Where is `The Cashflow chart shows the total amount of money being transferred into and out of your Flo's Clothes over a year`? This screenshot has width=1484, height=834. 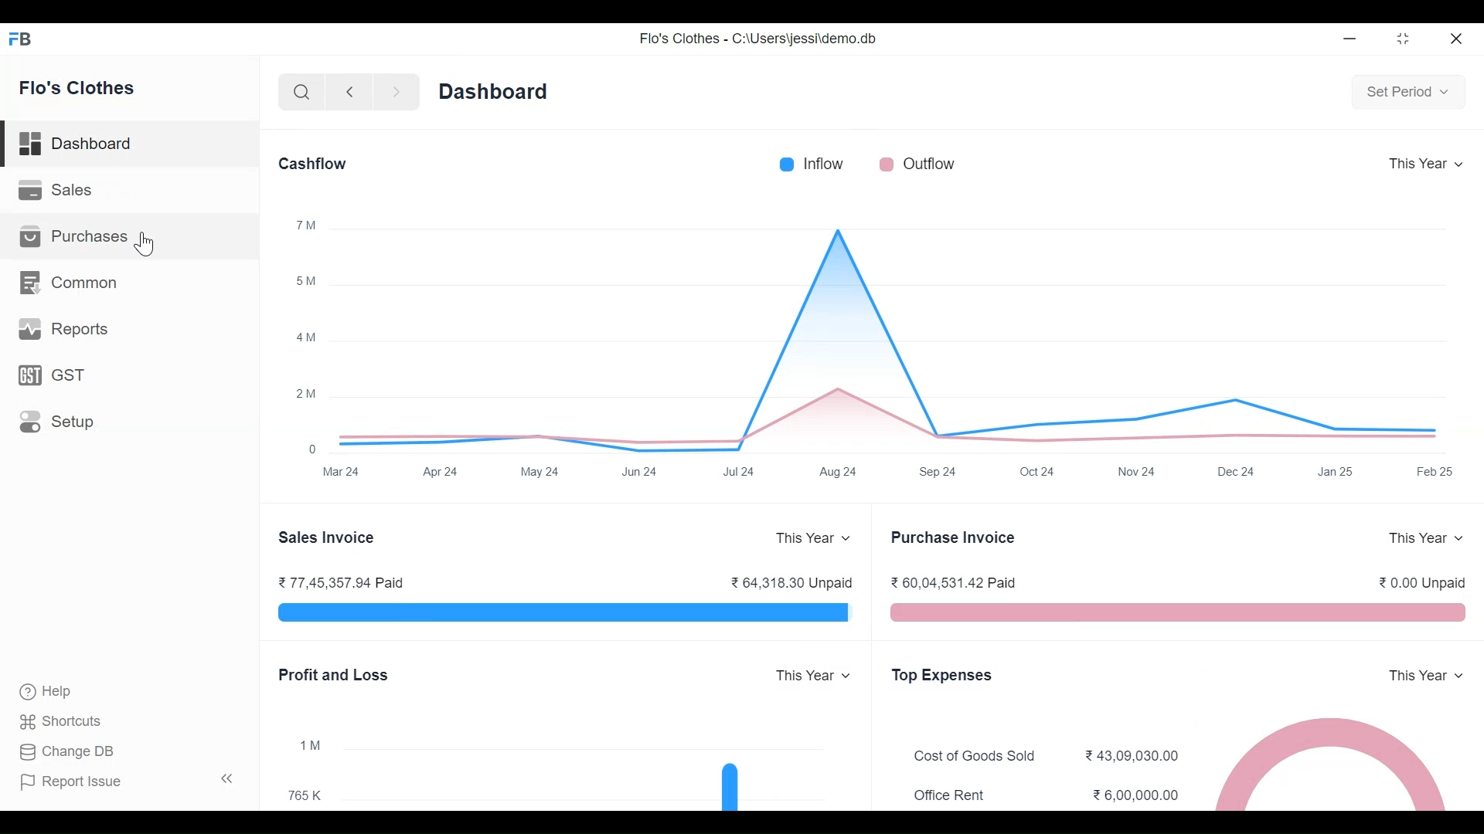
The Cashflow chart shows the total amount of money being transferred into and out of your Flo's Clothes over a year is located at coordinates (889, 337).